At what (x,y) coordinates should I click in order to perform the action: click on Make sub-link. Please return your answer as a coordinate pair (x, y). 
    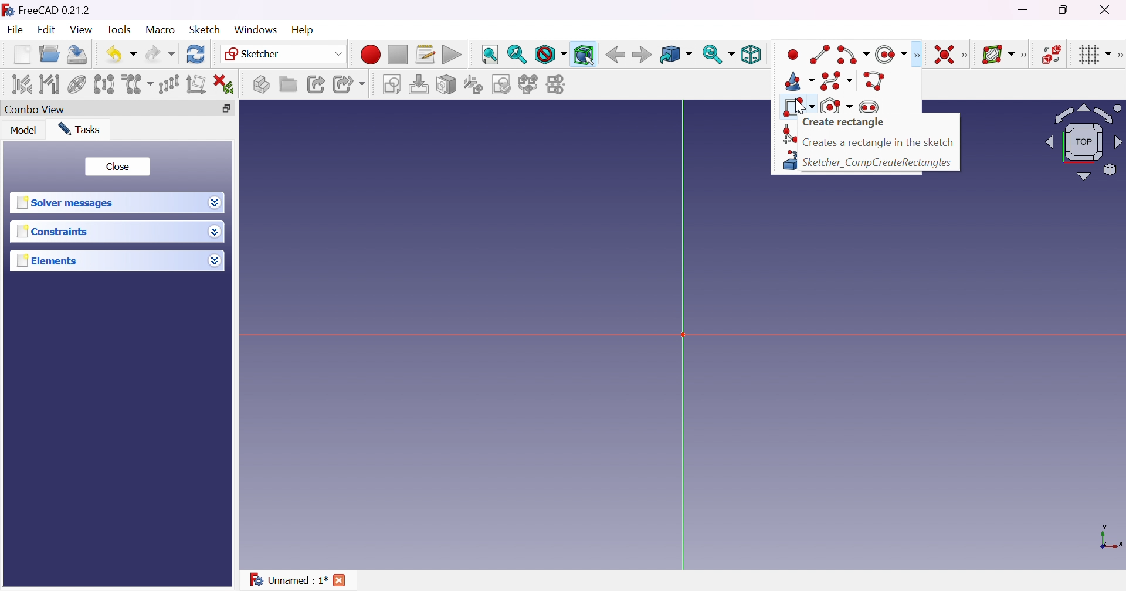
    Looking at the image, I should click on (349, 84).